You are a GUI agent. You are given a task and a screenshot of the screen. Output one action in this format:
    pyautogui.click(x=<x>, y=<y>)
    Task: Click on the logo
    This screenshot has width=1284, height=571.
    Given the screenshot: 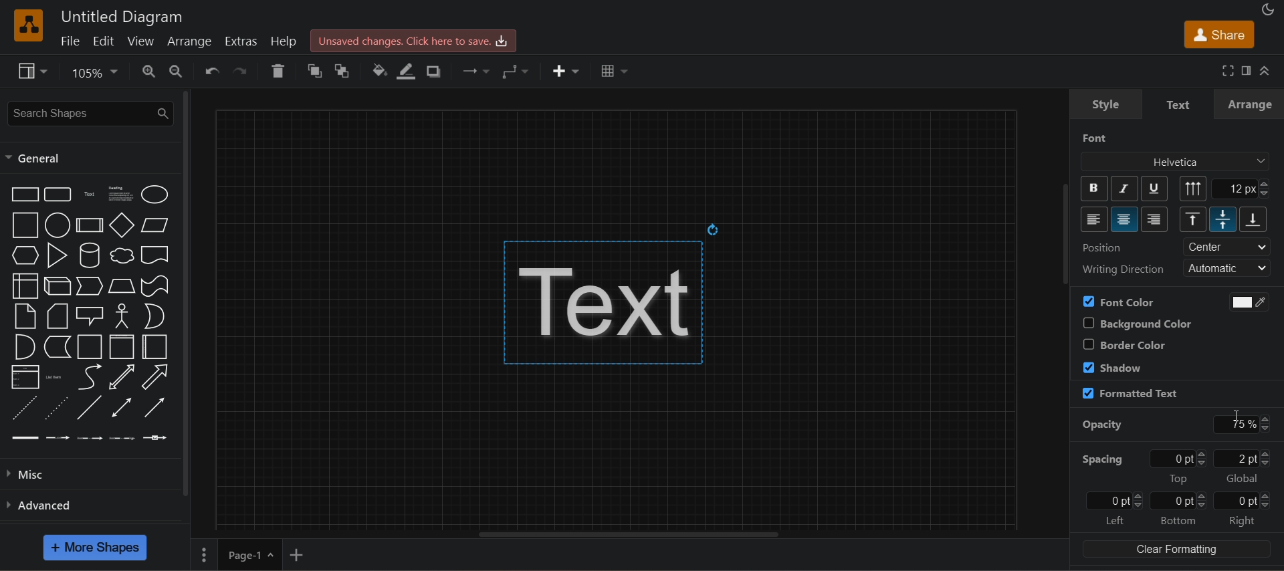 What is the action you would take?
    pyautogui.click(x=29, y=25)
    